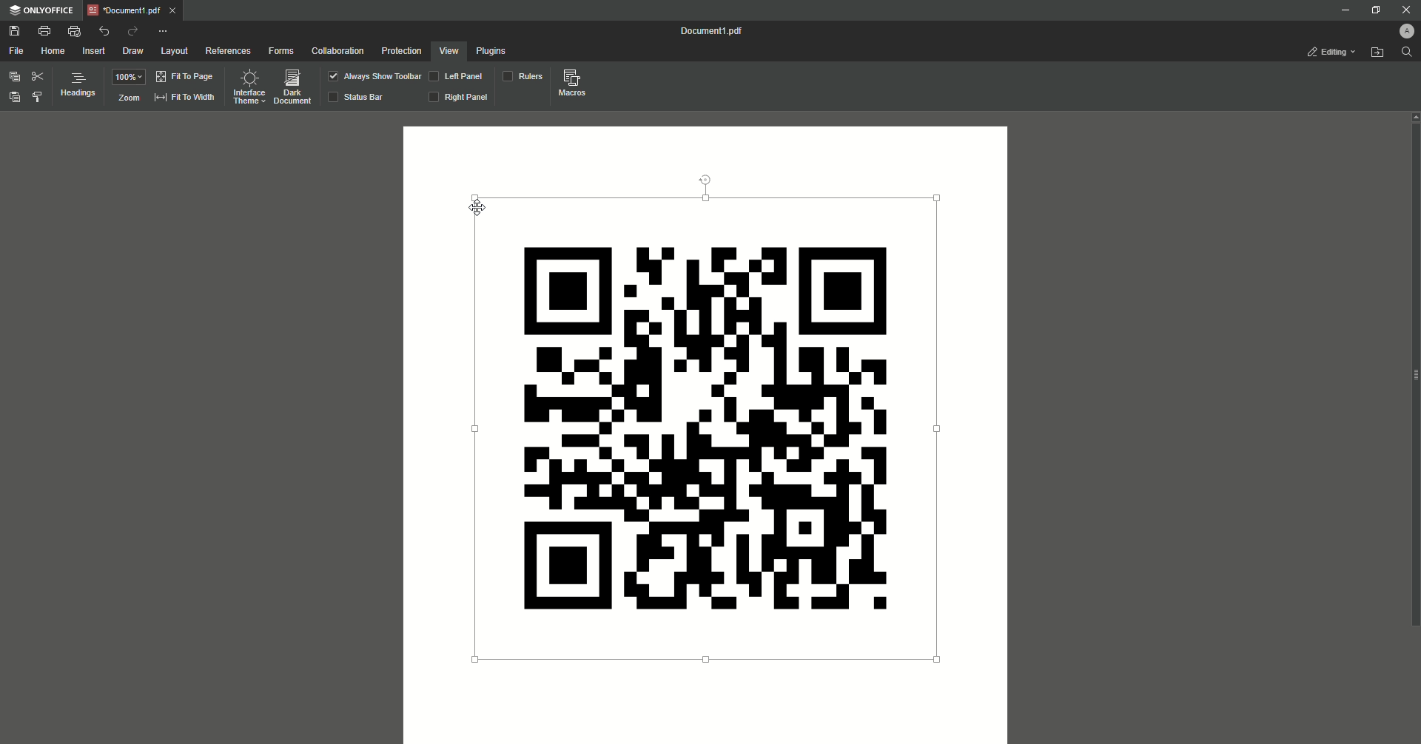 The width and height of the screenshot is (1421, 744). What do you see at coordinates (359, 96) in the screenshot?
I see `Status Bar` at bounding box center [359, 96].